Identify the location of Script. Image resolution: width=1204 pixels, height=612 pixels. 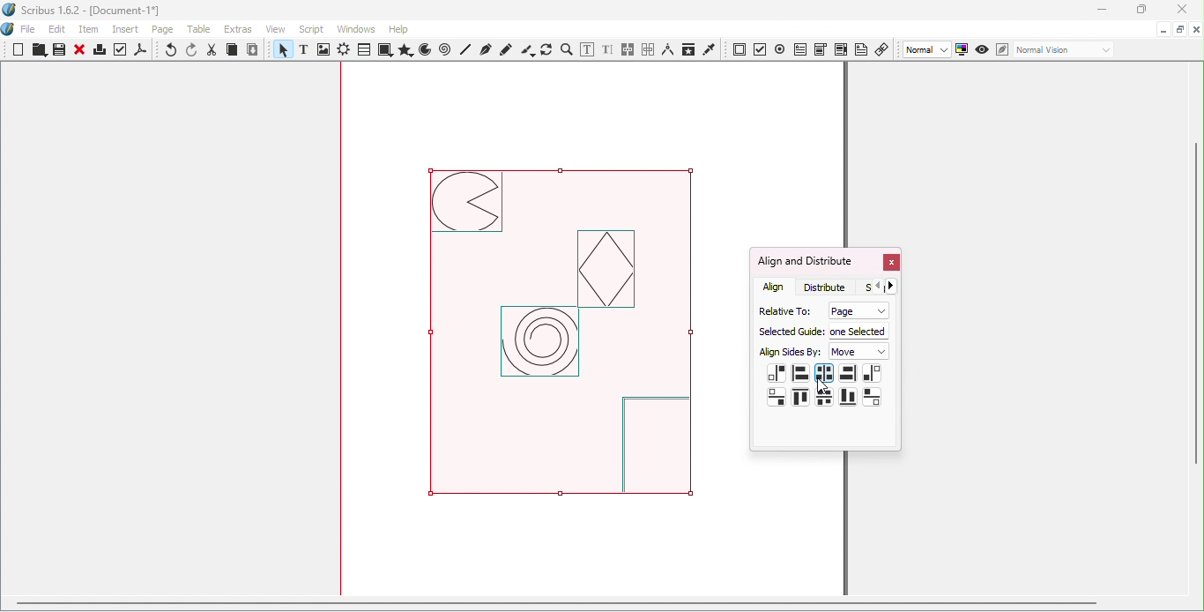
(314, 28).